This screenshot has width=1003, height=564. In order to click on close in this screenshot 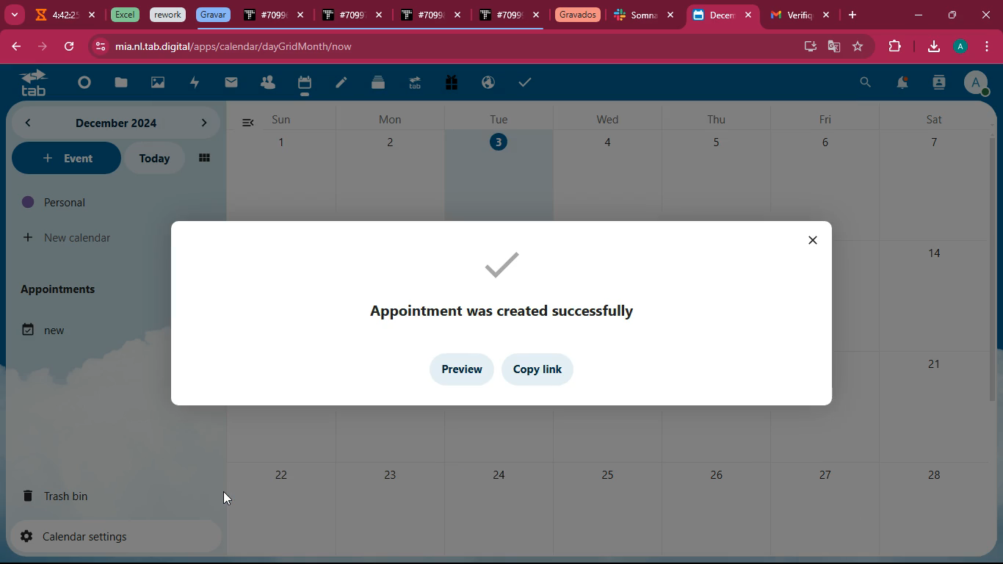, I will do `click(828, 15)`.